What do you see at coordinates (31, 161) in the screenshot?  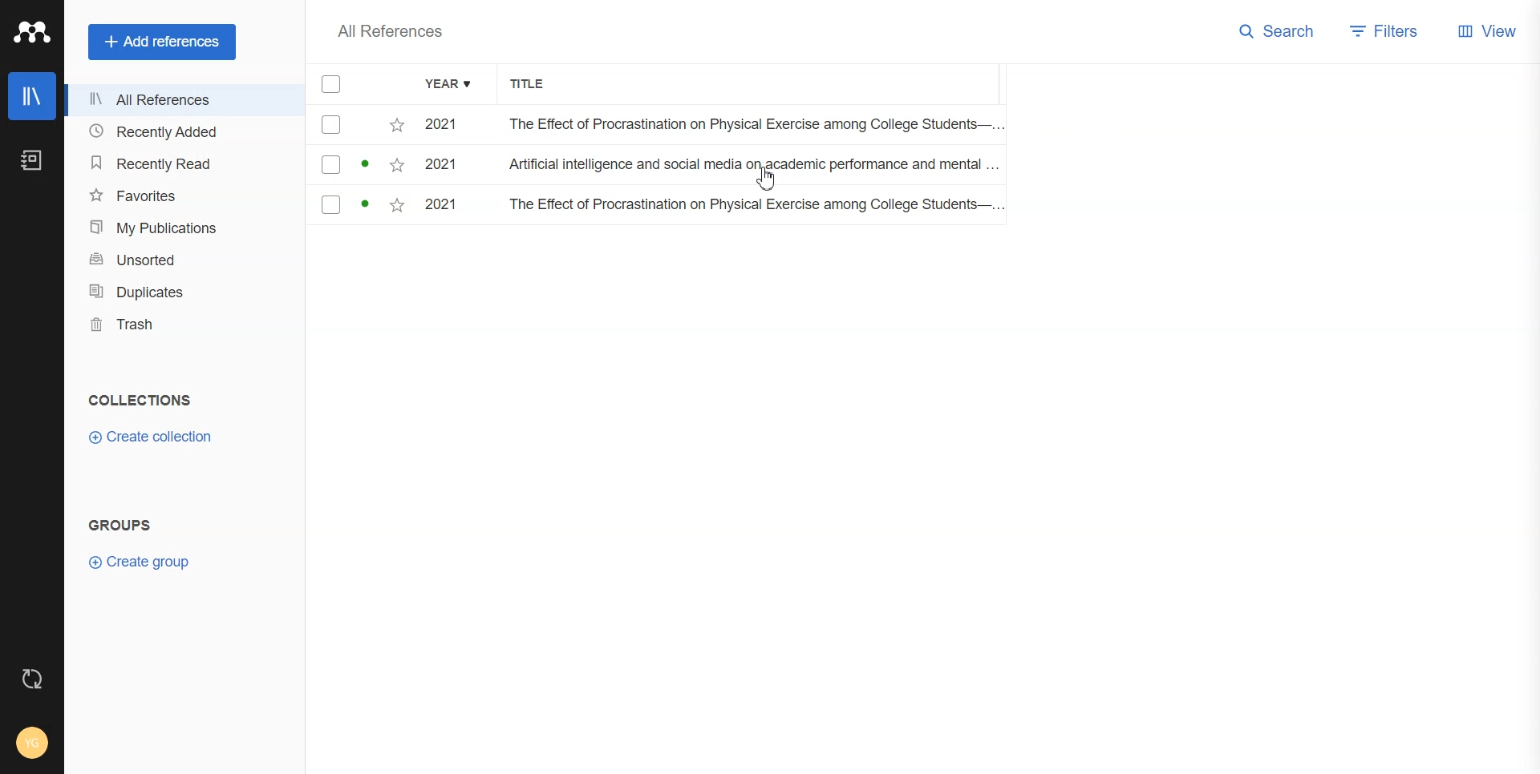 I see `Notebook` at bounding box center [31, 161].